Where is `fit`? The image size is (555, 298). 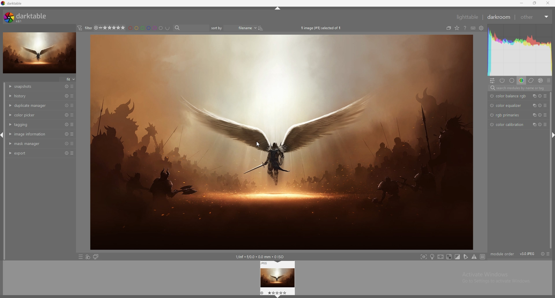
fit is located at coordinates (68, 79).